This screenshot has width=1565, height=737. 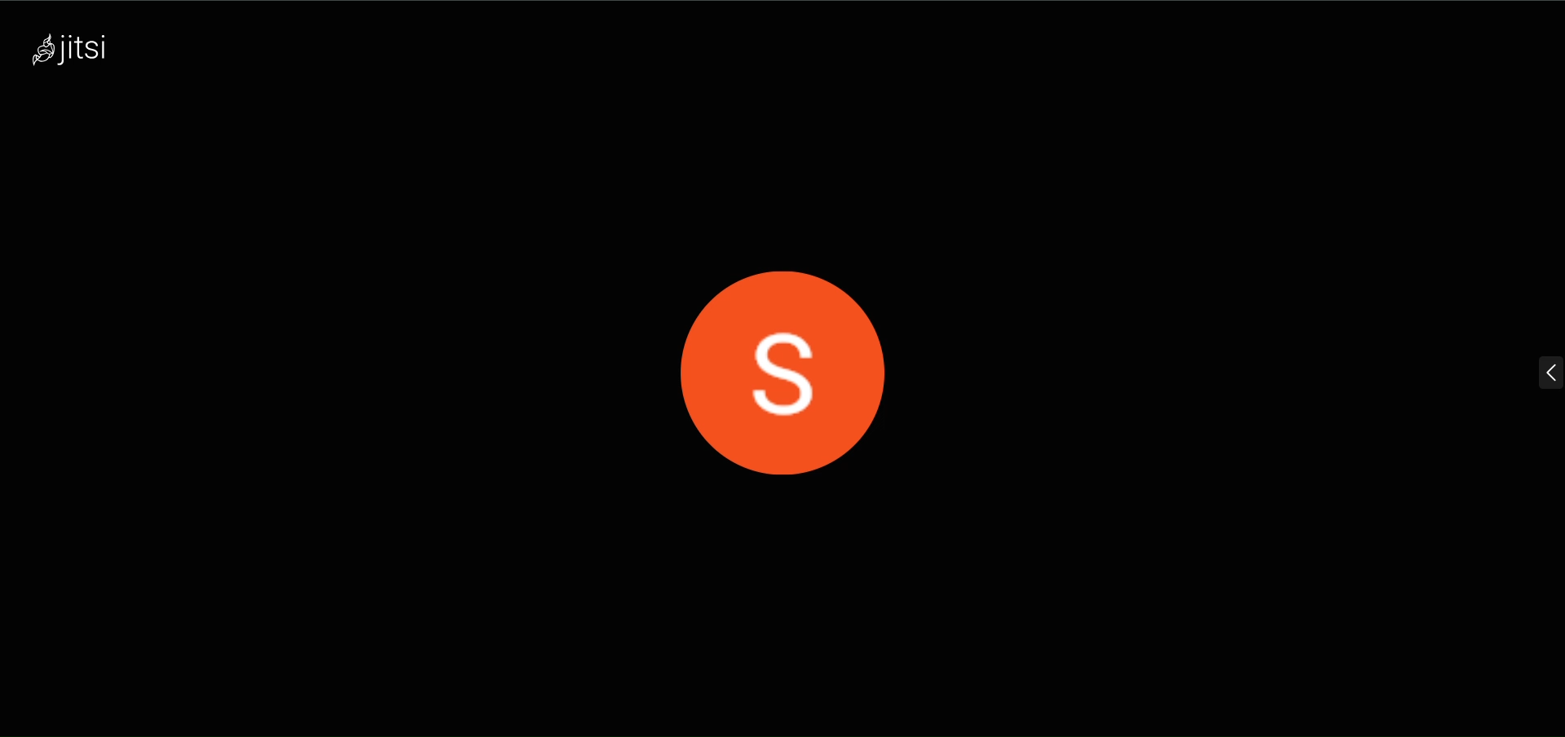 What do you see at coordinates (84, 52) in the screenshot?
I see `logo` at bounding box center [84, 52].